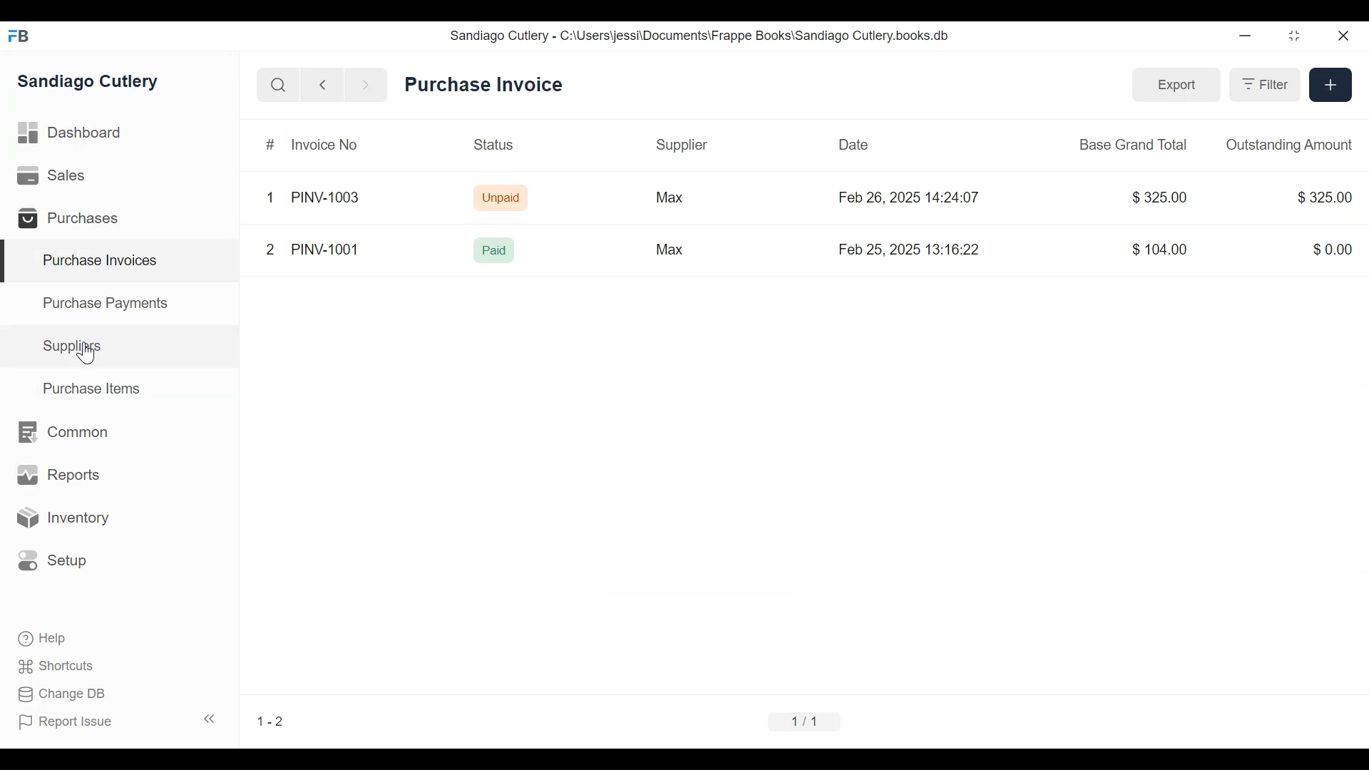 Image resolution: width=1369 pixels, height=770 pixels. I want to click on expand, so click(210, 721).